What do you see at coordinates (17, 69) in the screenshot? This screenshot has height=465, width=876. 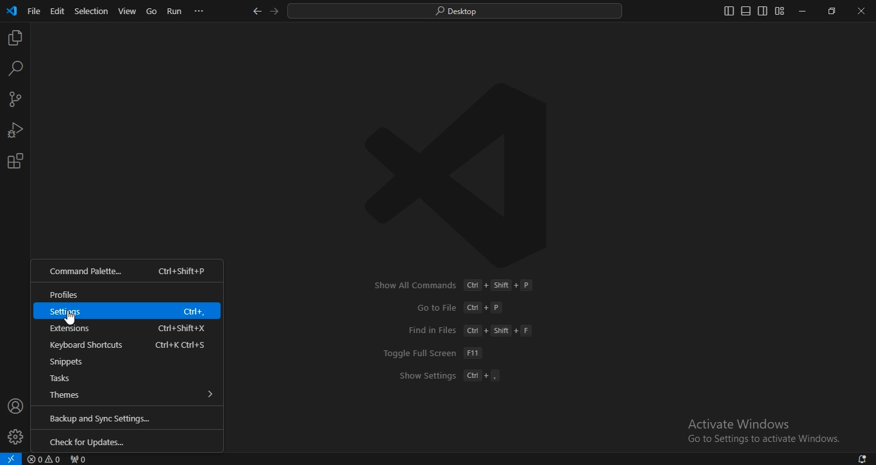 I see `search` at bounding box center [17, 69].